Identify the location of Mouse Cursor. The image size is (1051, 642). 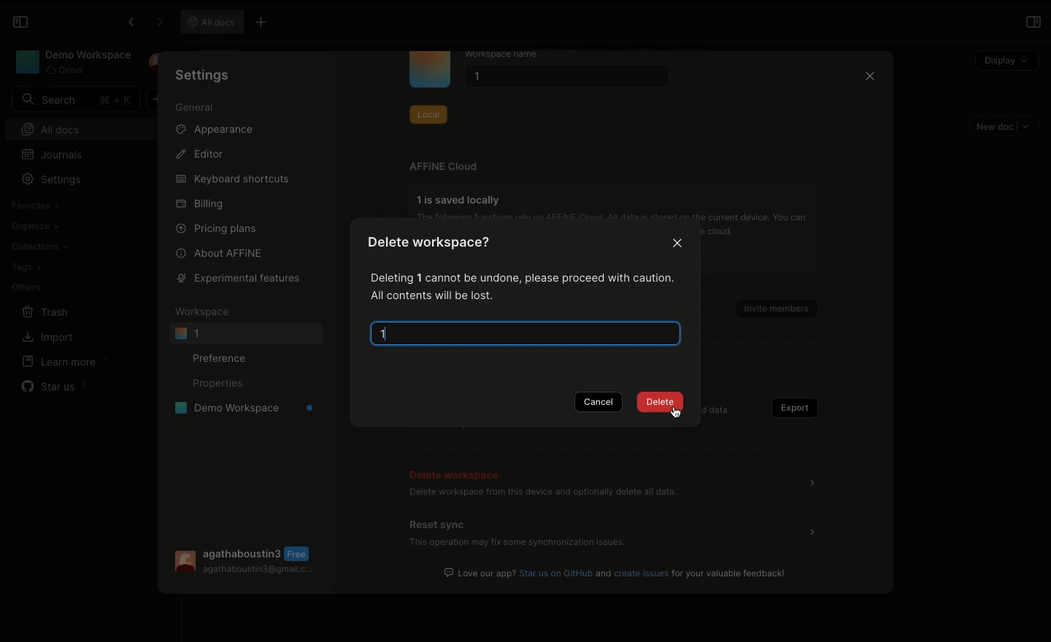
(680, 416).